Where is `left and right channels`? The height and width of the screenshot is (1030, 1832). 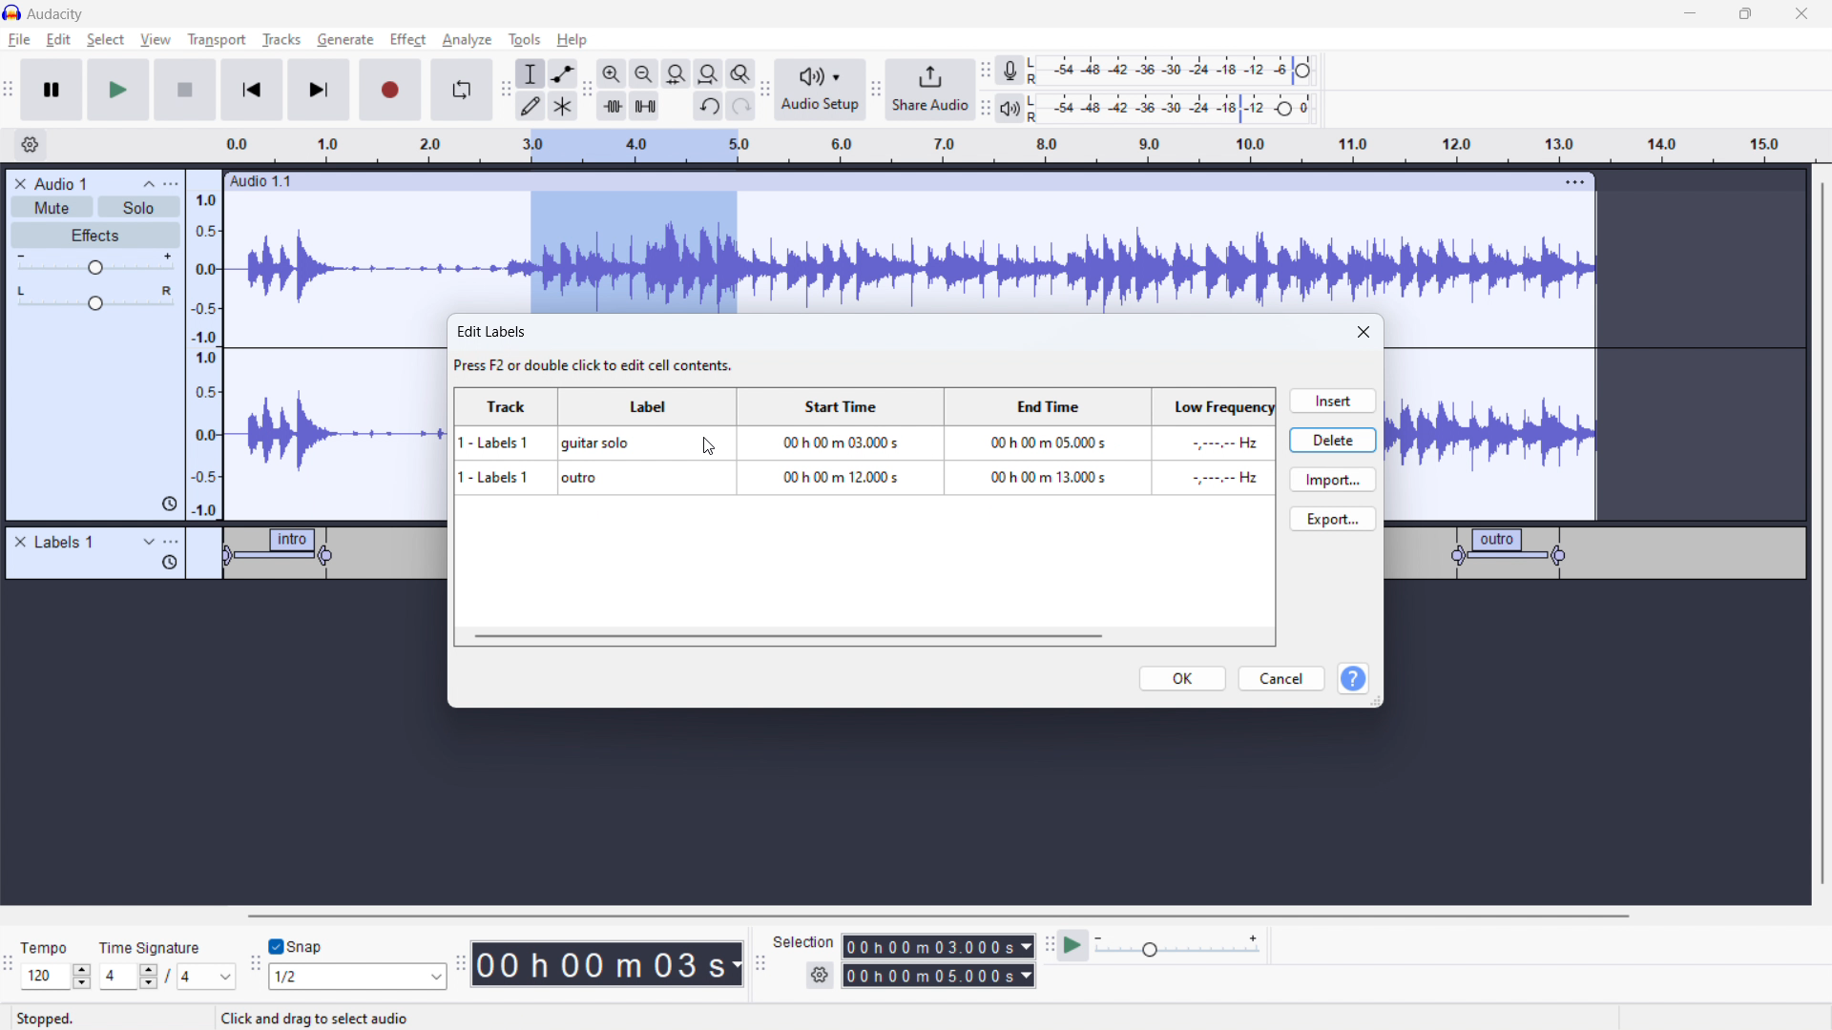
left and right channels is located at coordinates (1036, 72).